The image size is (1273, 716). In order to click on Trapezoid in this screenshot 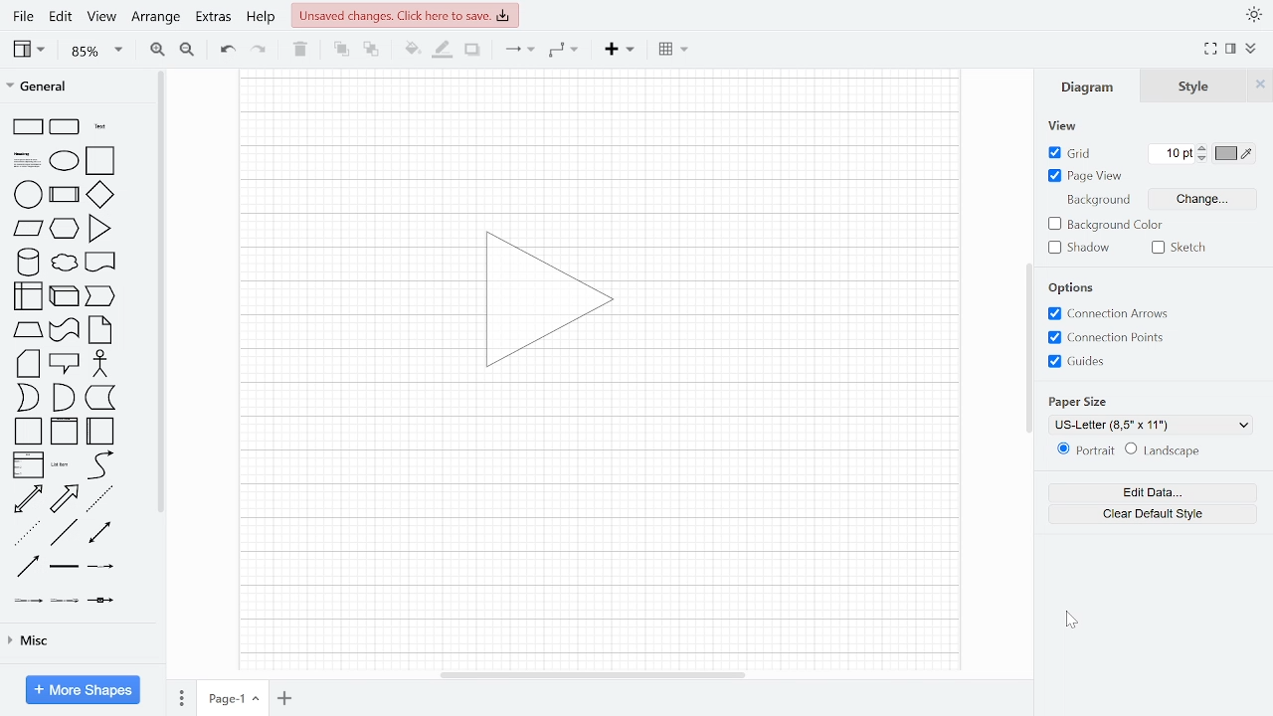, I will do `click(28, 330)`.